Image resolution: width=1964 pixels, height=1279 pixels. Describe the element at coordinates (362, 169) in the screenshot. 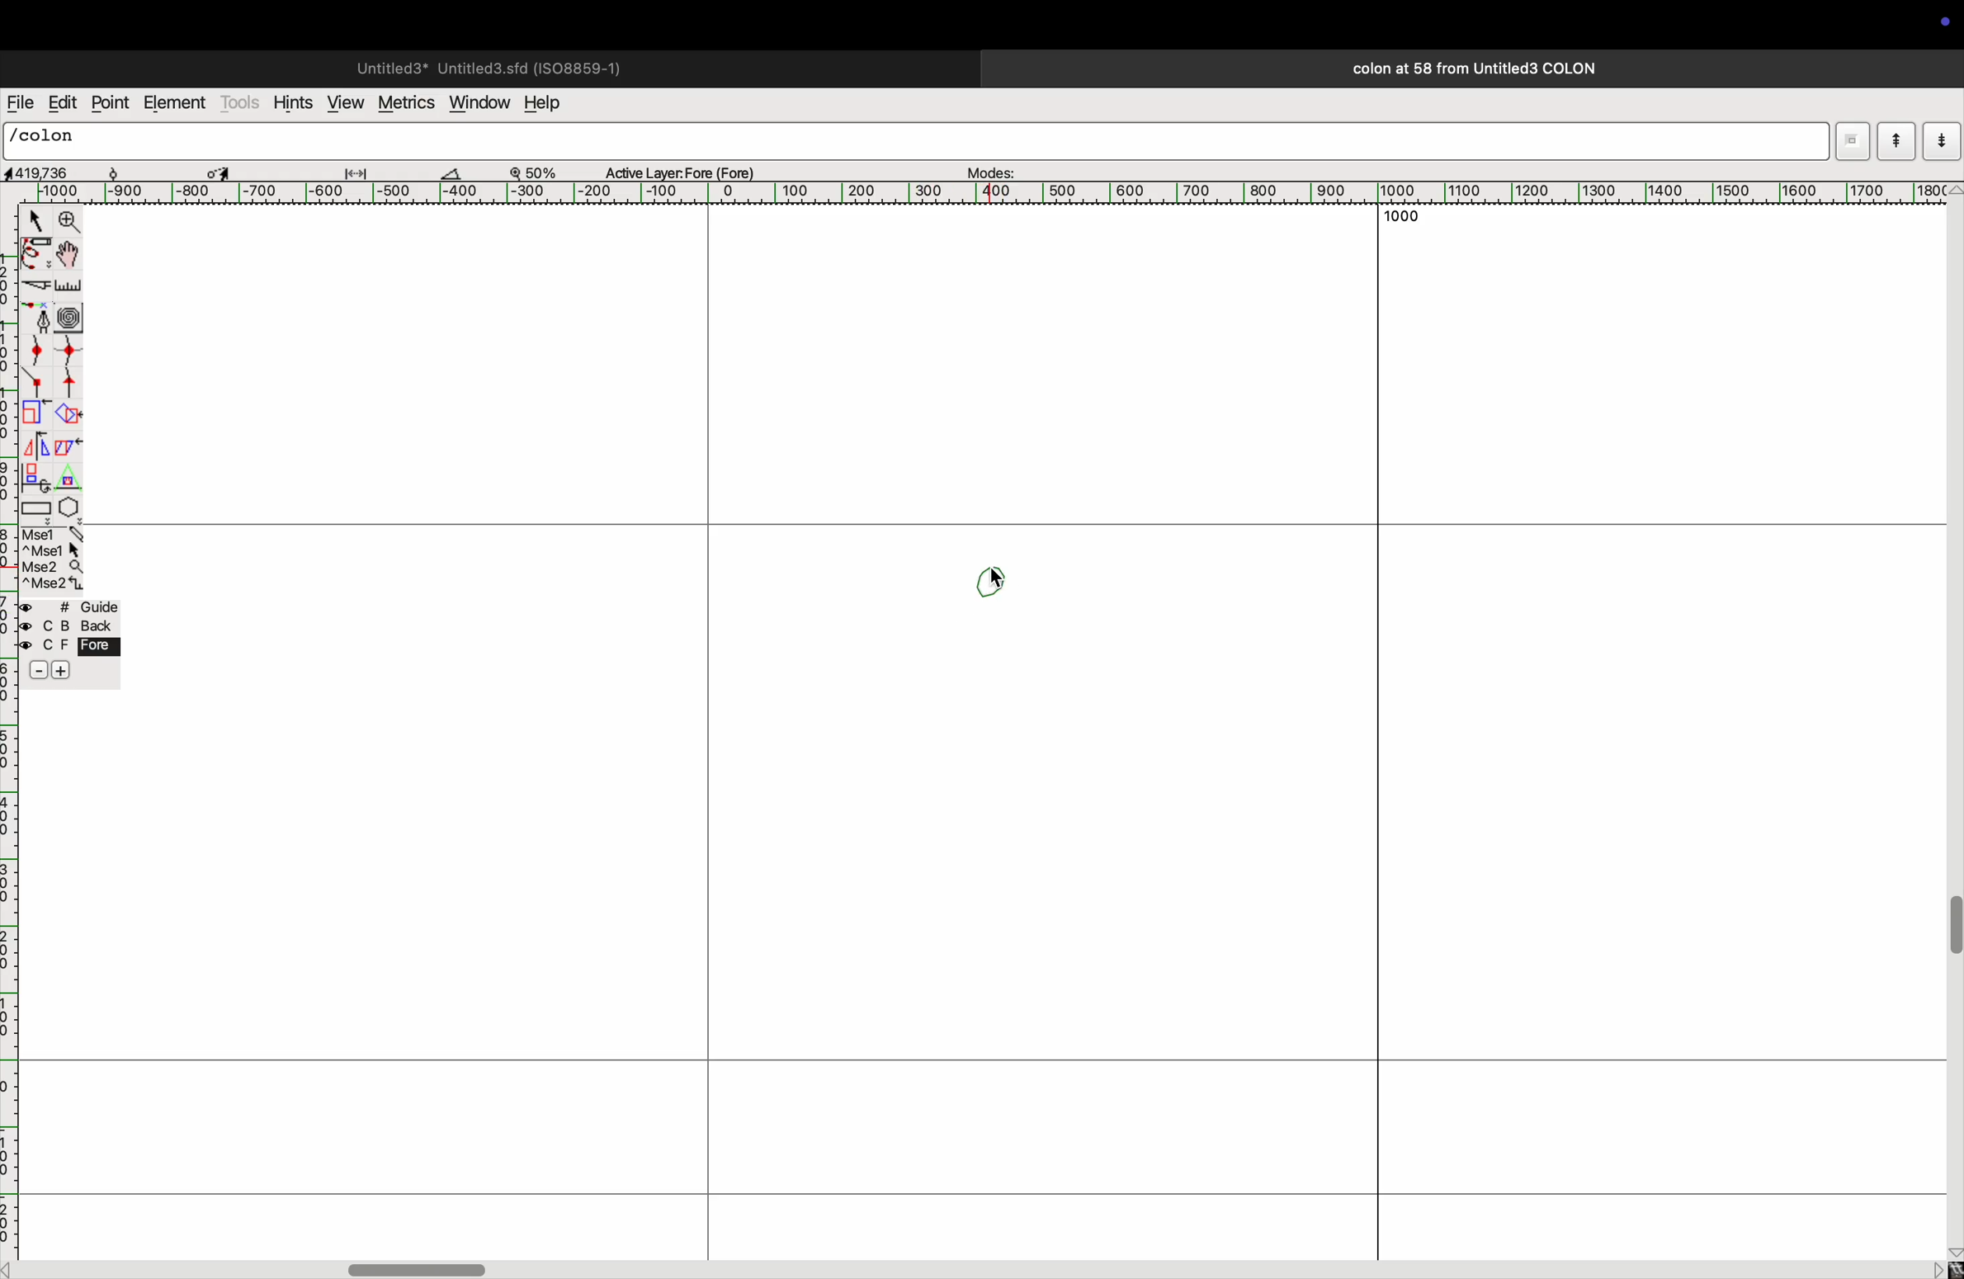

I see `adjust` at that location.